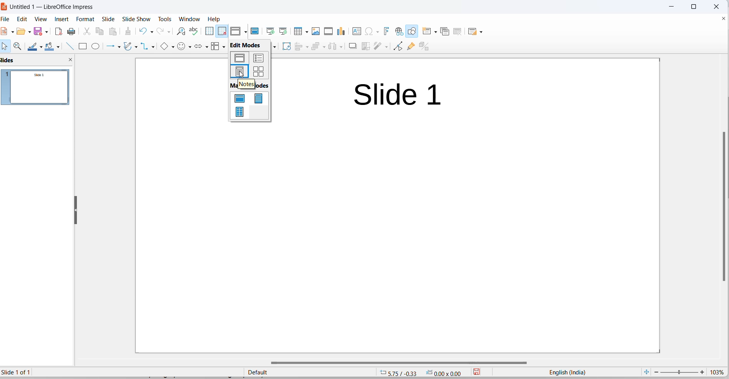  I want to click on line, so click(69, 47).